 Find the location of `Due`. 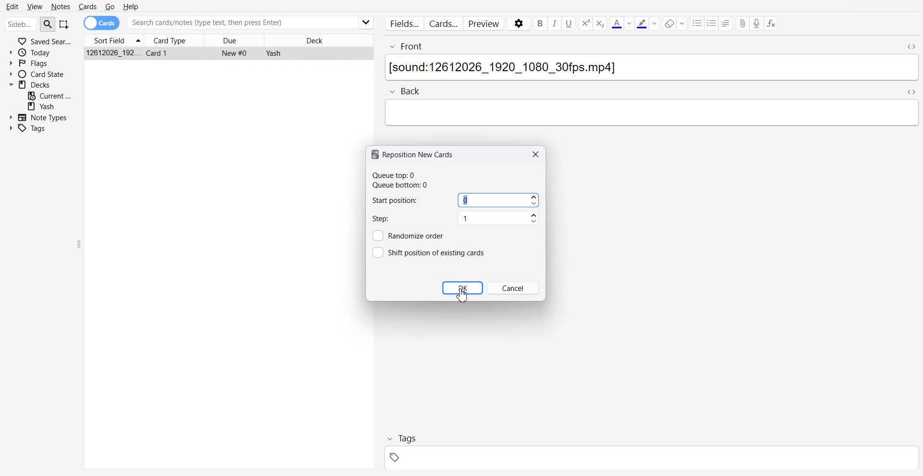

Due is located at coordinates (239, 40).